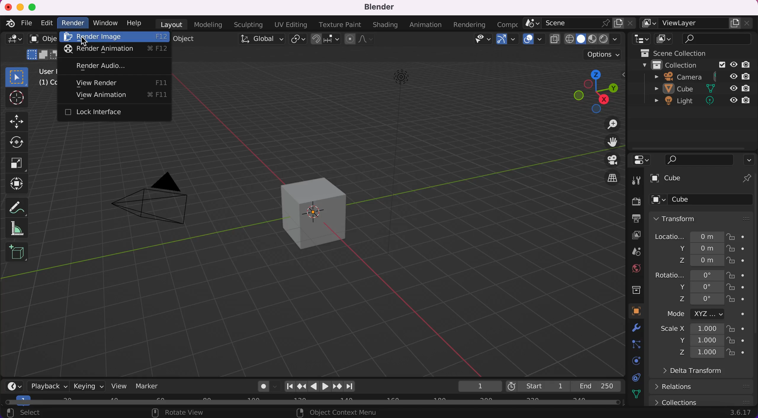 Image resolution: width=758 pixels, height=418 pixels. I want to click on physics, so click(632, 361).